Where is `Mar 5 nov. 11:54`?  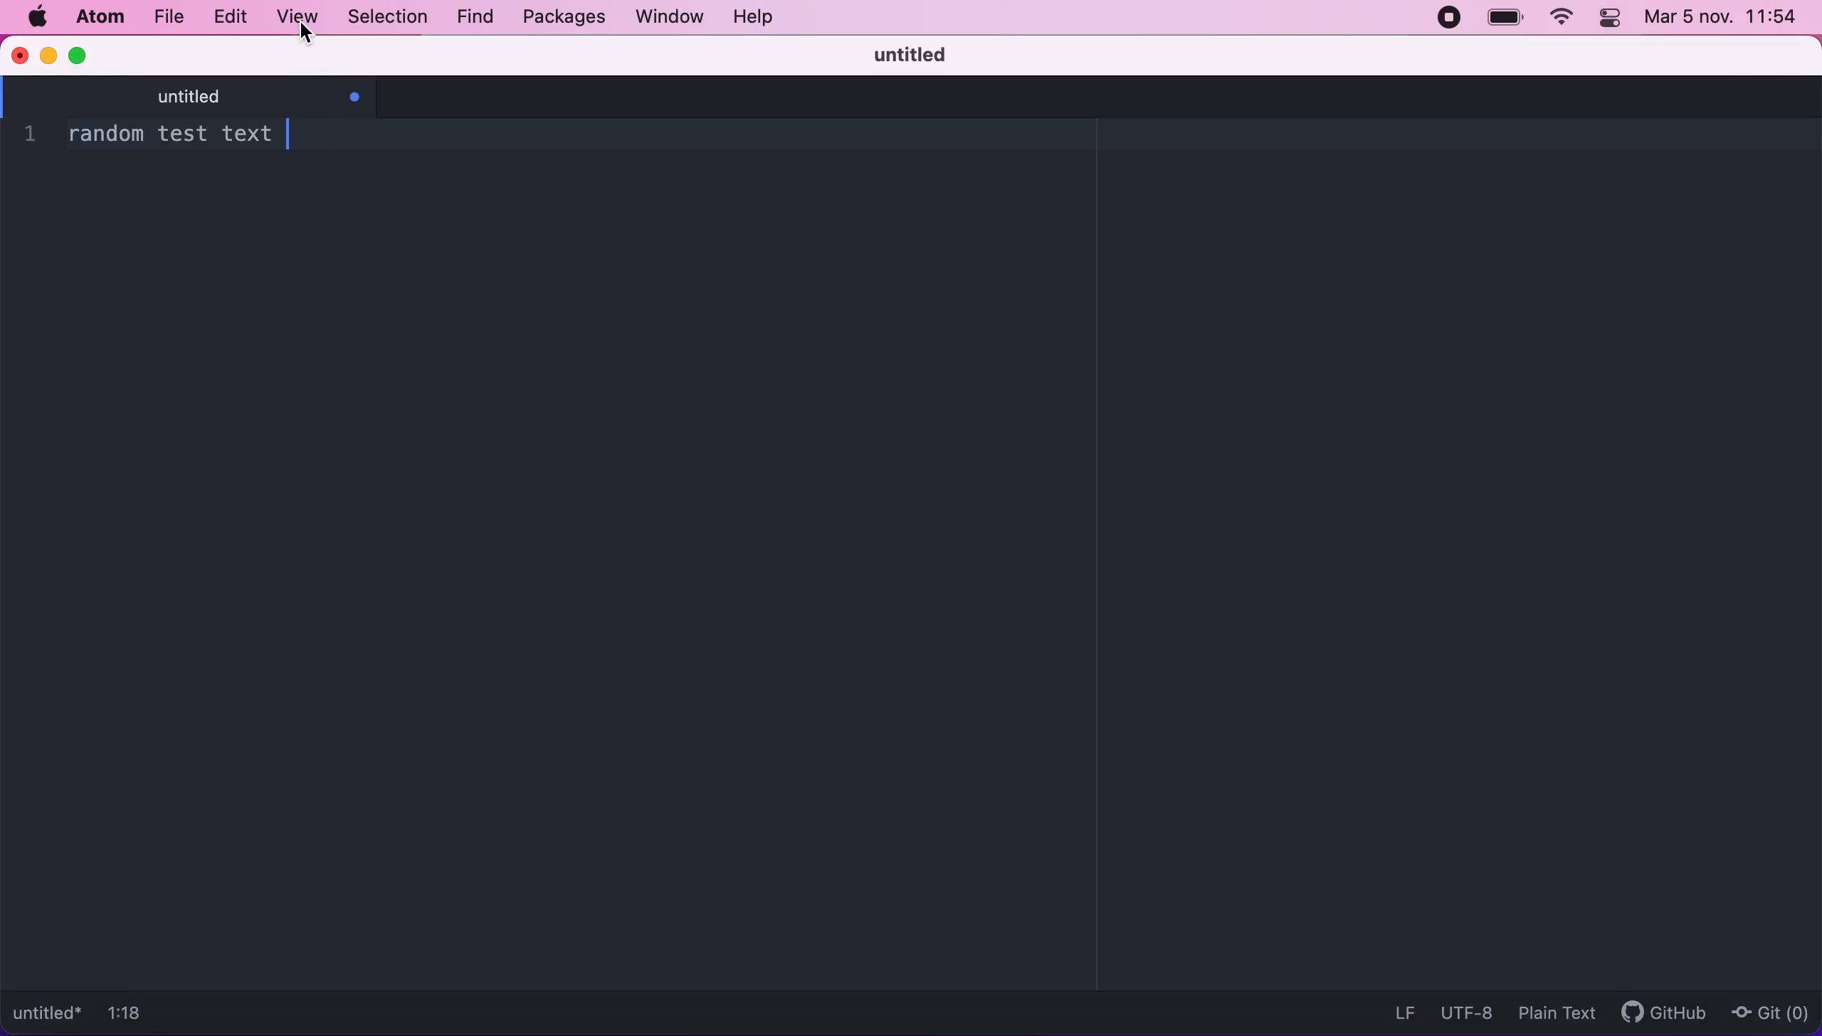
Mar 5 nov. 11:54 is located at coordinates (1723, 18).